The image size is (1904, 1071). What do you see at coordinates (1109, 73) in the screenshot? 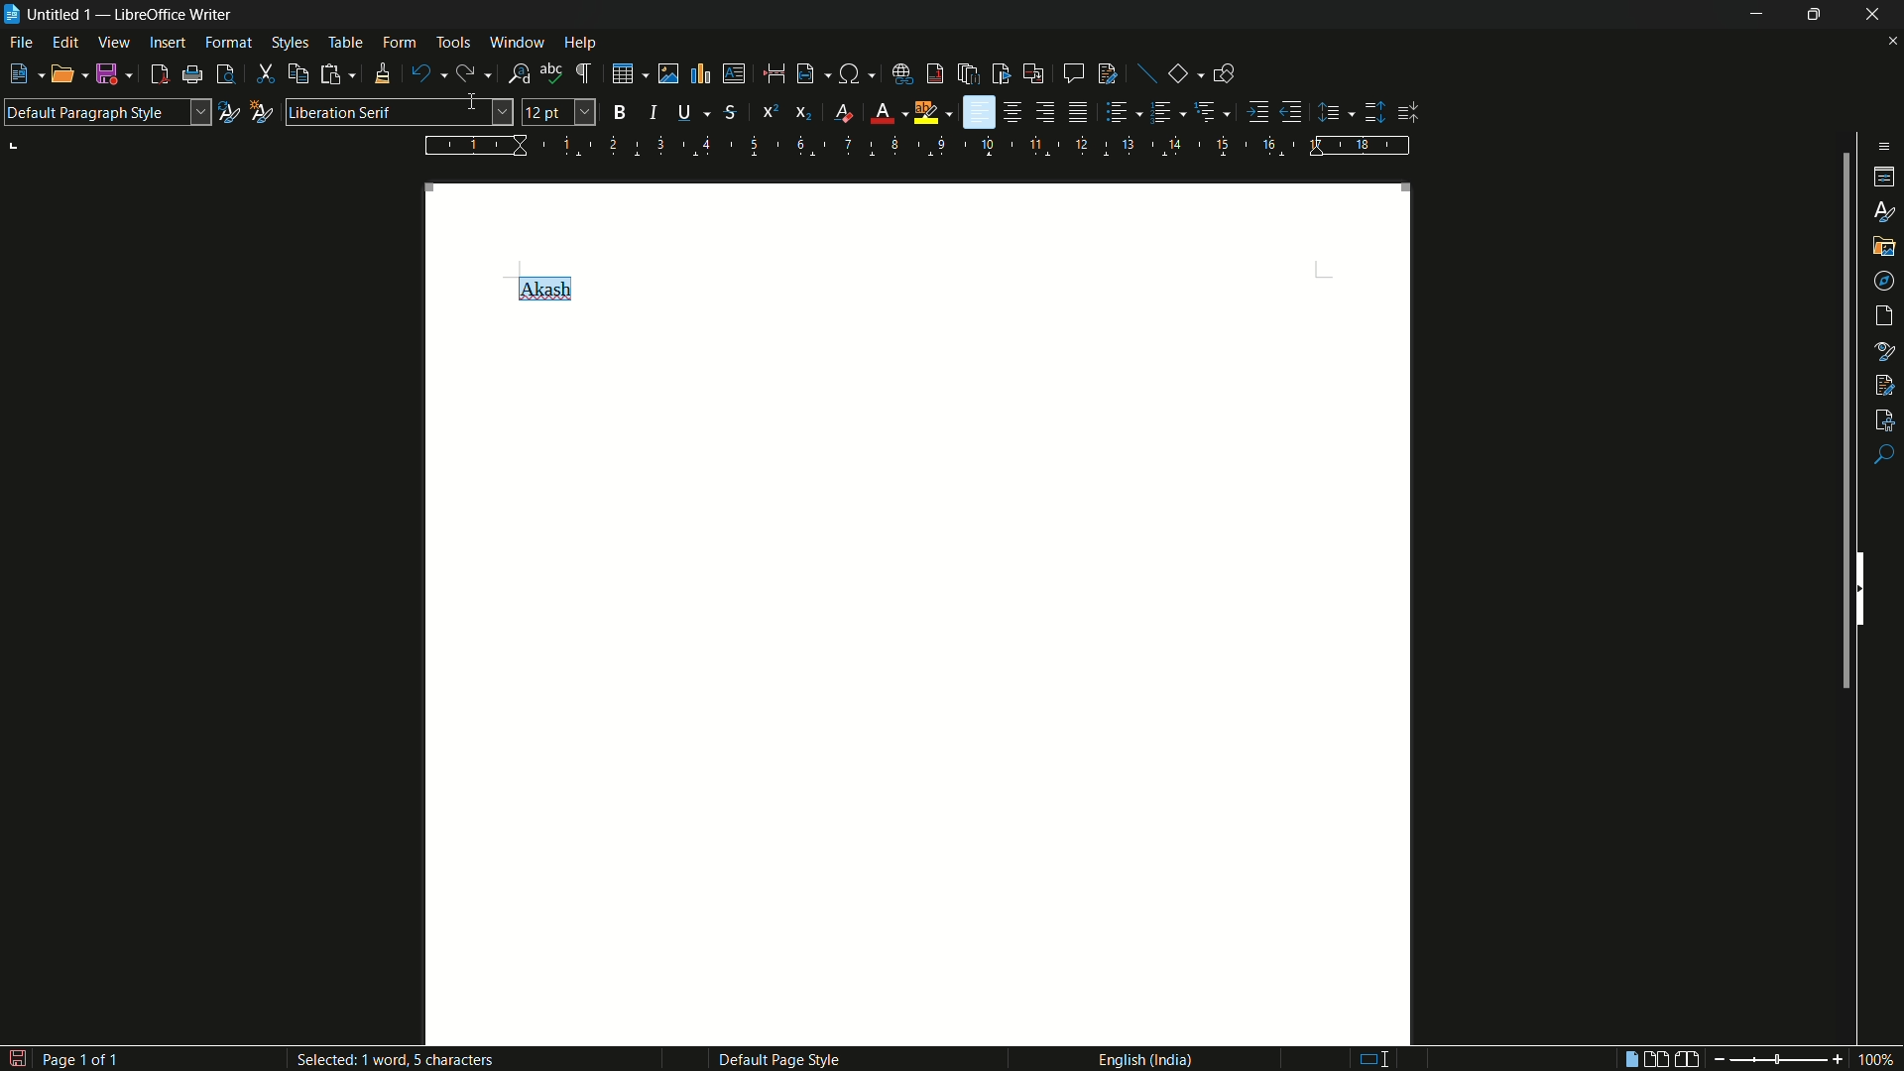
I see `show track changes functions` at bounding box center [1109, 73].